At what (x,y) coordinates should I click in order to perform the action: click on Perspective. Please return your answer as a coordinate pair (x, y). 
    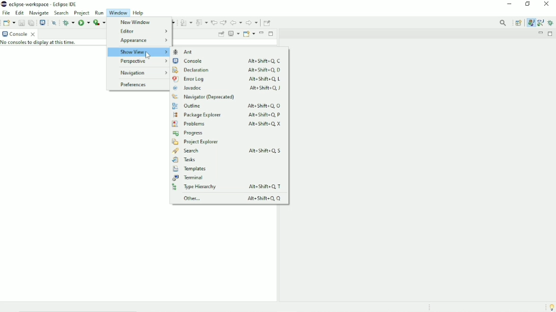
    Looking at the image, I should click on (141, 61).